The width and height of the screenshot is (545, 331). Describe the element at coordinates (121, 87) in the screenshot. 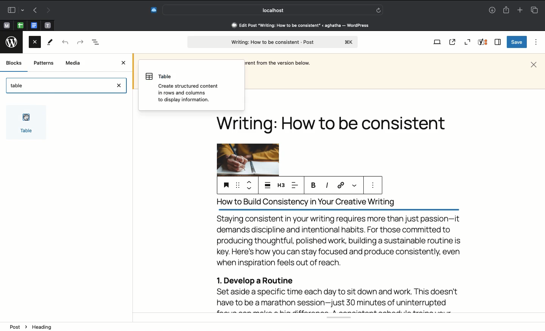

I see `close` at that location.